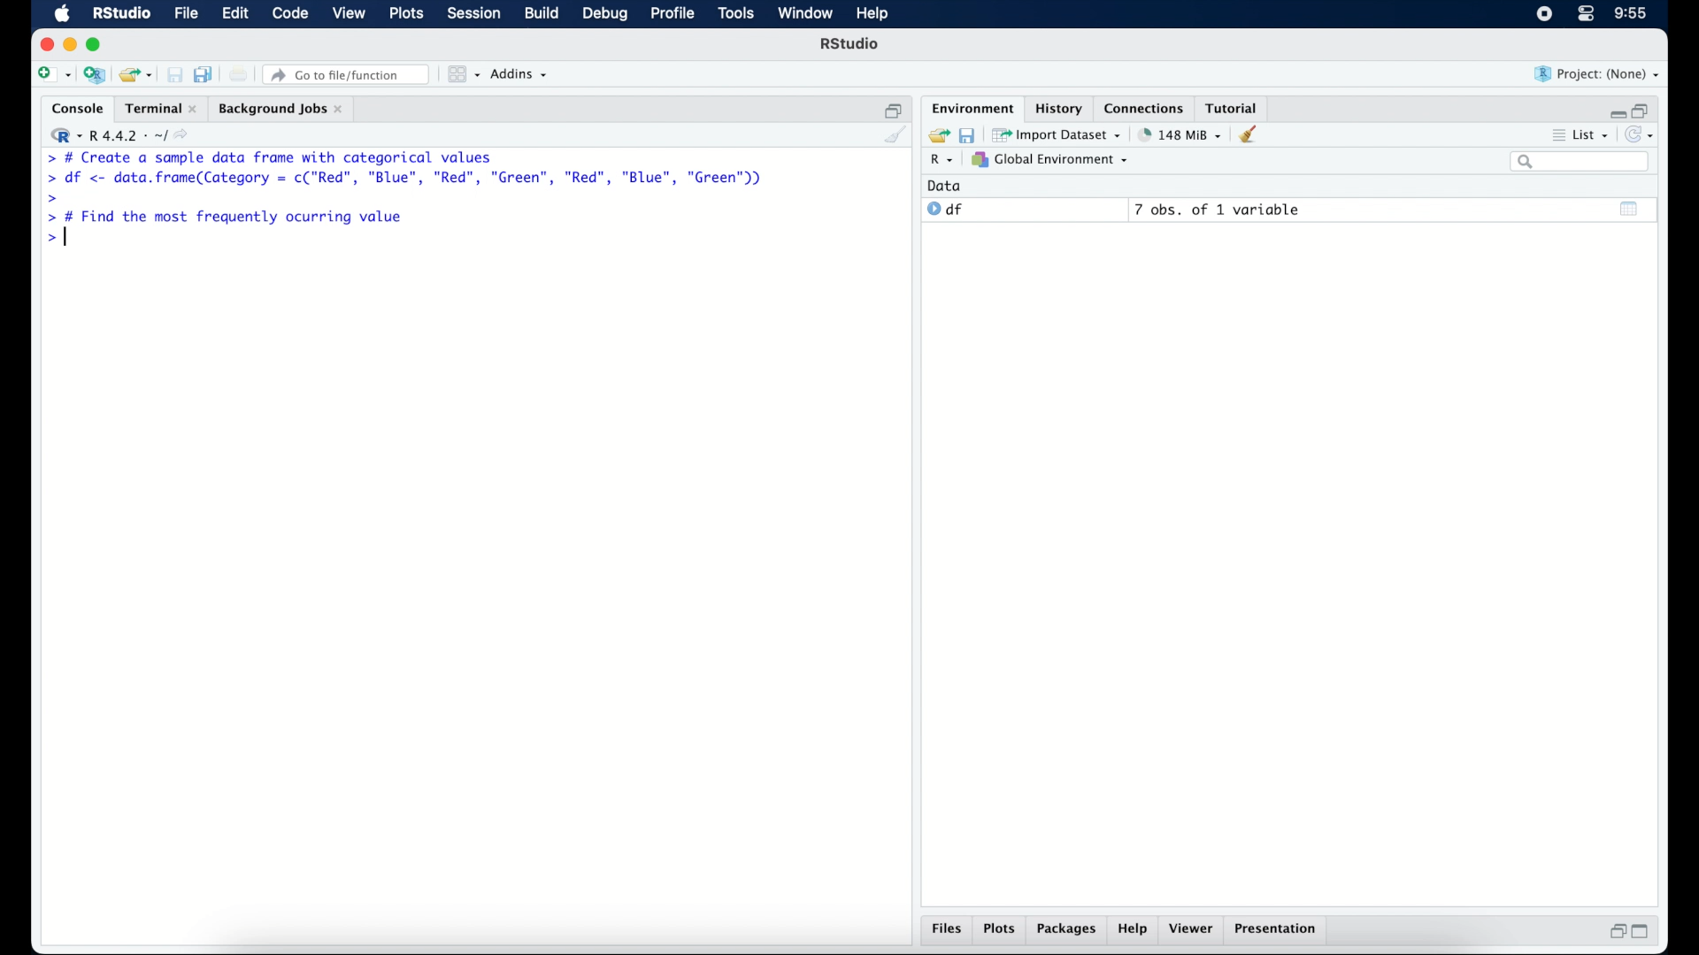 Image resolution: width=1699 pixels, height=955 pixels. What do you see at coordinates (892, 107) in the screenshot?
I see `restore down` at bounding box center [892, 107].